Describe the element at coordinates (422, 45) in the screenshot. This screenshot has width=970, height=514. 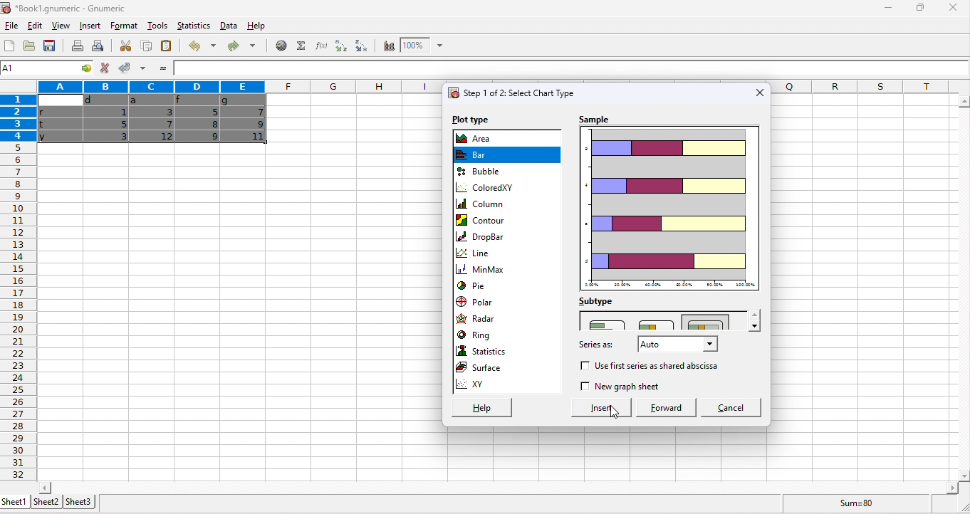
I see `zoom` at that location.